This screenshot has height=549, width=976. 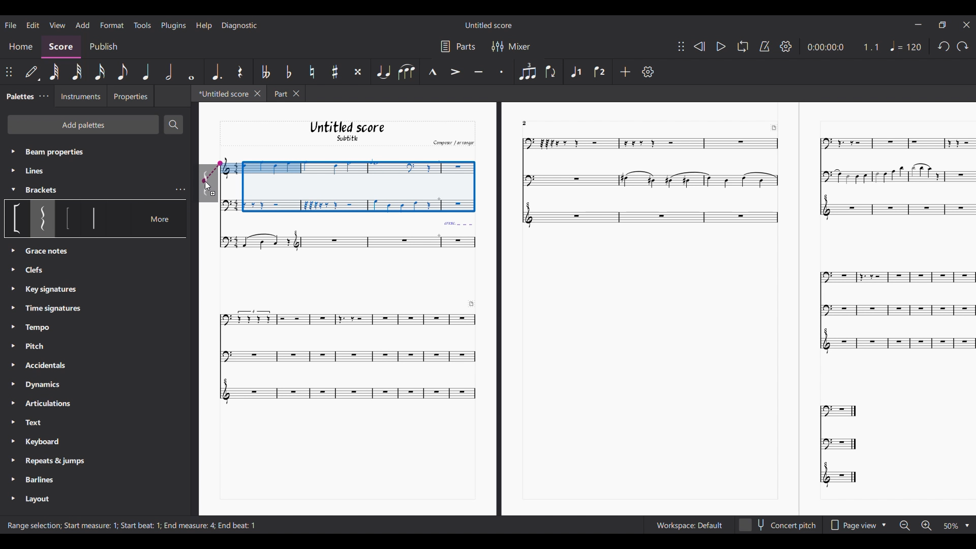 What do you see at coordinates (926, 526) in the screenshot?
I see `Zoom in` at bounding box center [926, 526].